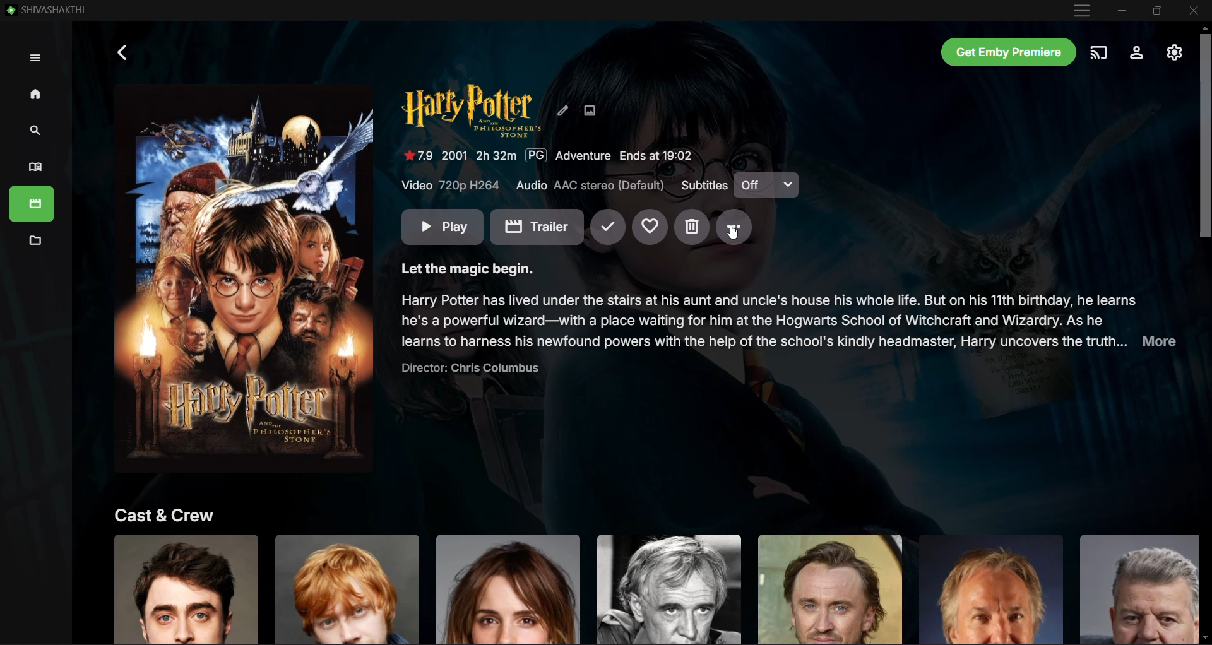 This screenshot has height=645, width=1212. I want to click on Search, so click(32, 131).